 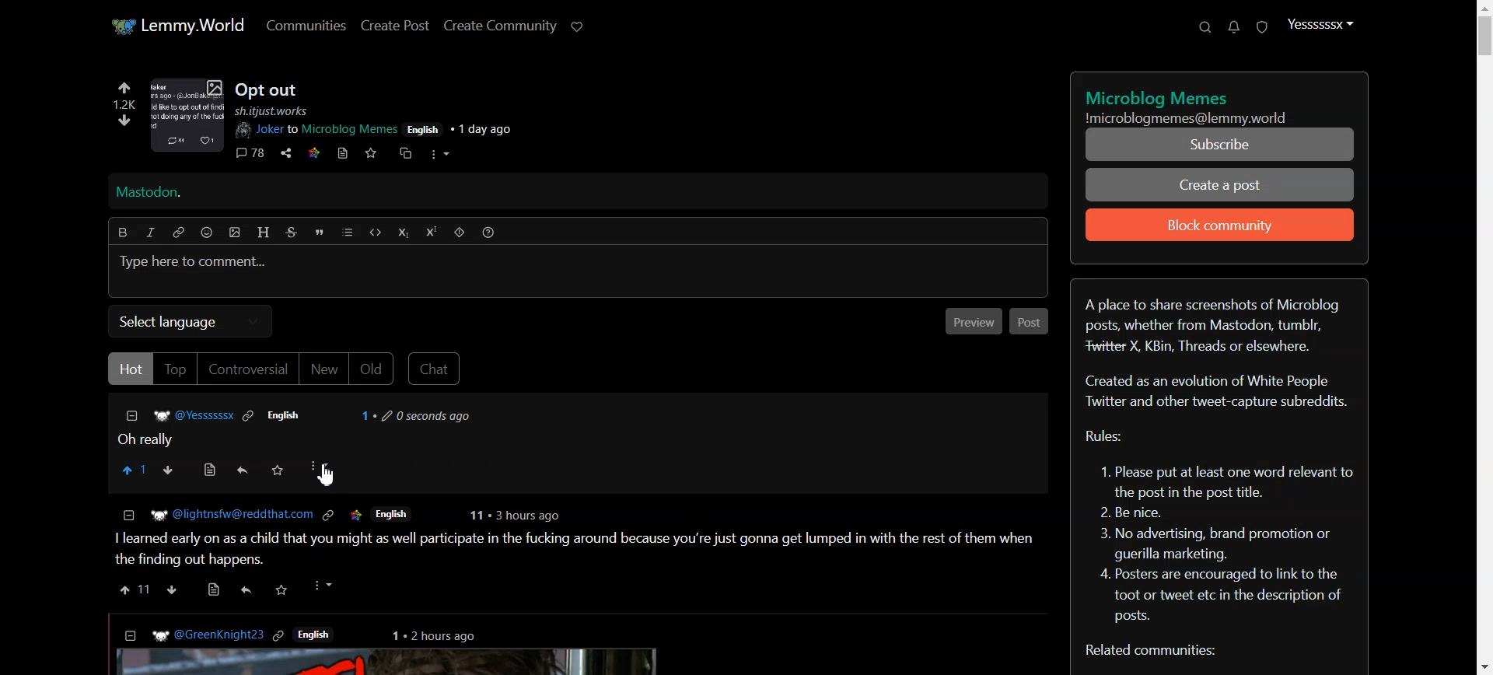 I want to click on comments, so click(x=250, y=153).